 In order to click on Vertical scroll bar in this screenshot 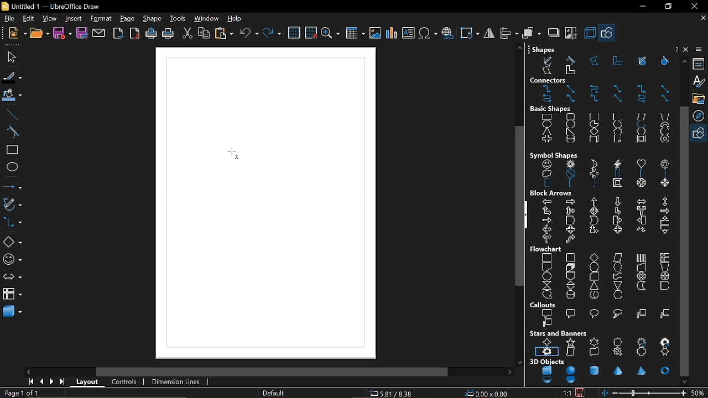, I will do `click(517, 205)`.